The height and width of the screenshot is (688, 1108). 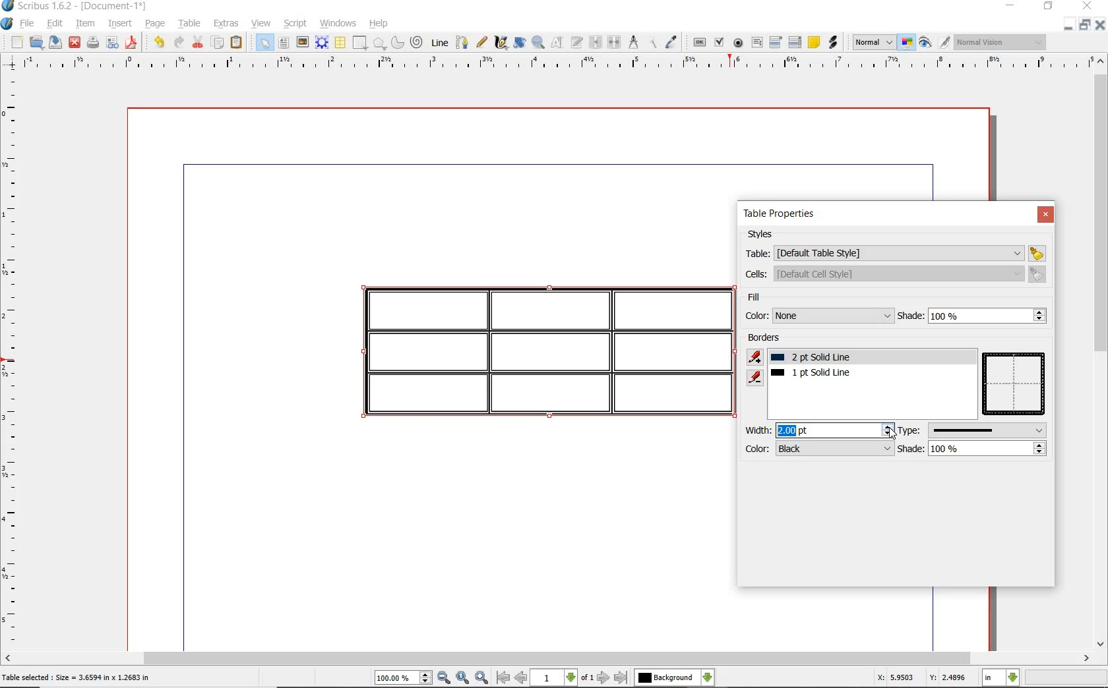 I want to click on save, so click(x=55, y=42).